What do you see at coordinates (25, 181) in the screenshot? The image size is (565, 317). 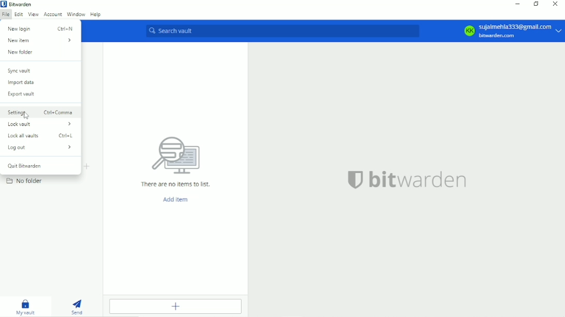 I see `No folder` at bounding box center [25, 181].